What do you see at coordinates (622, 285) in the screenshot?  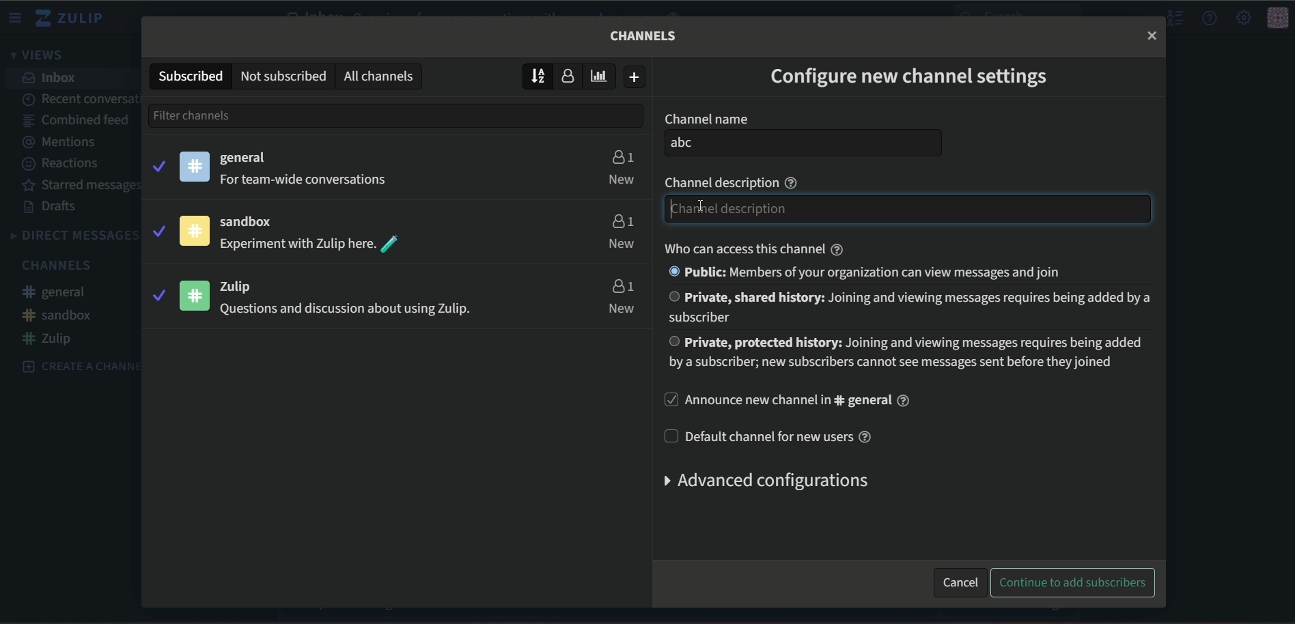 I see `users` at bounding box center [622, 285].